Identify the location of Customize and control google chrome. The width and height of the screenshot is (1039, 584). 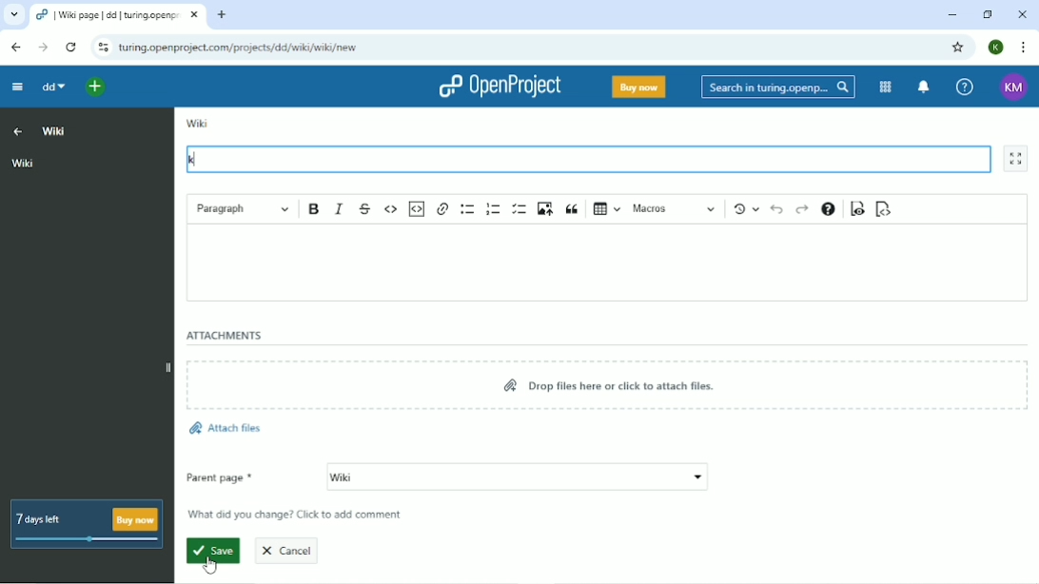
(1022, 48).